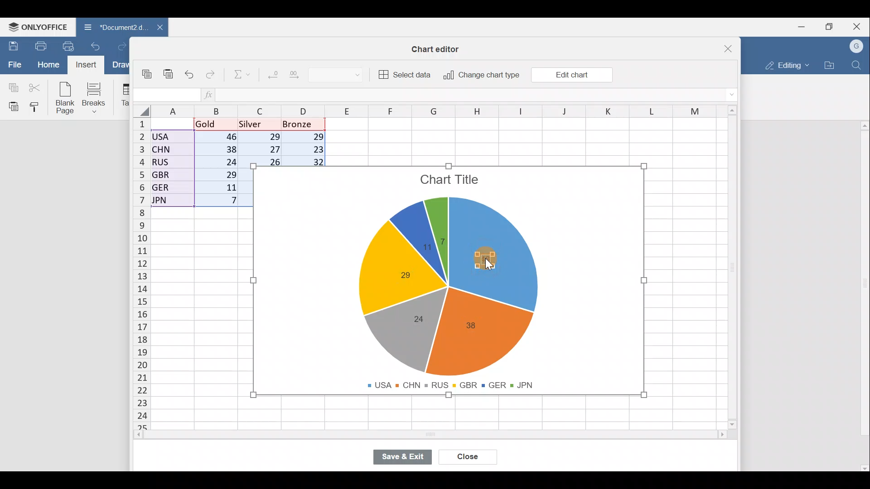 This screenshot has width=870, height=489. I want to click on Copy style, so click(38, 106).